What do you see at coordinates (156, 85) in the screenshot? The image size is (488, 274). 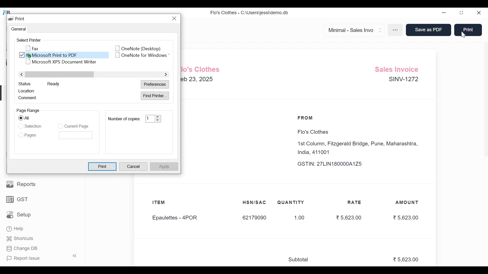 I see `Preferences` at bounding box center [156, 85].